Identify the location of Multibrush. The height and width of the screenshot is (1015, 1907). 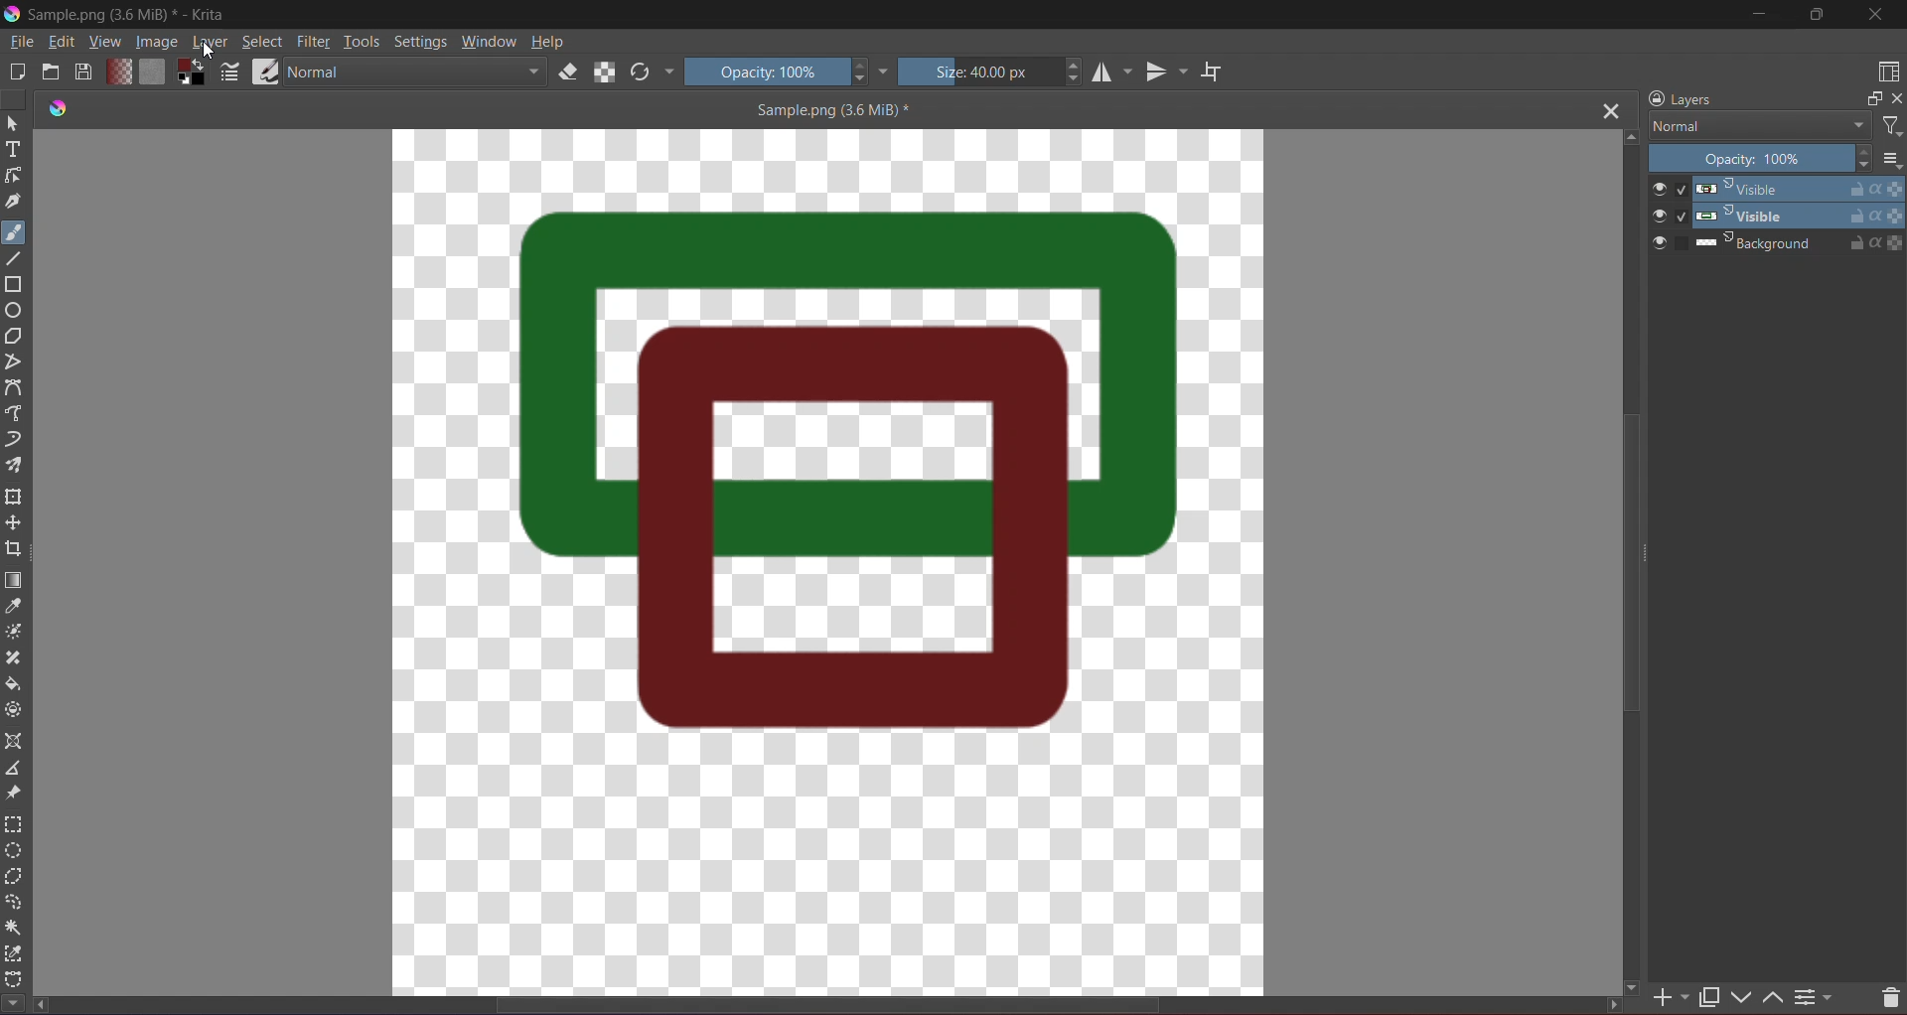
(17, 466).